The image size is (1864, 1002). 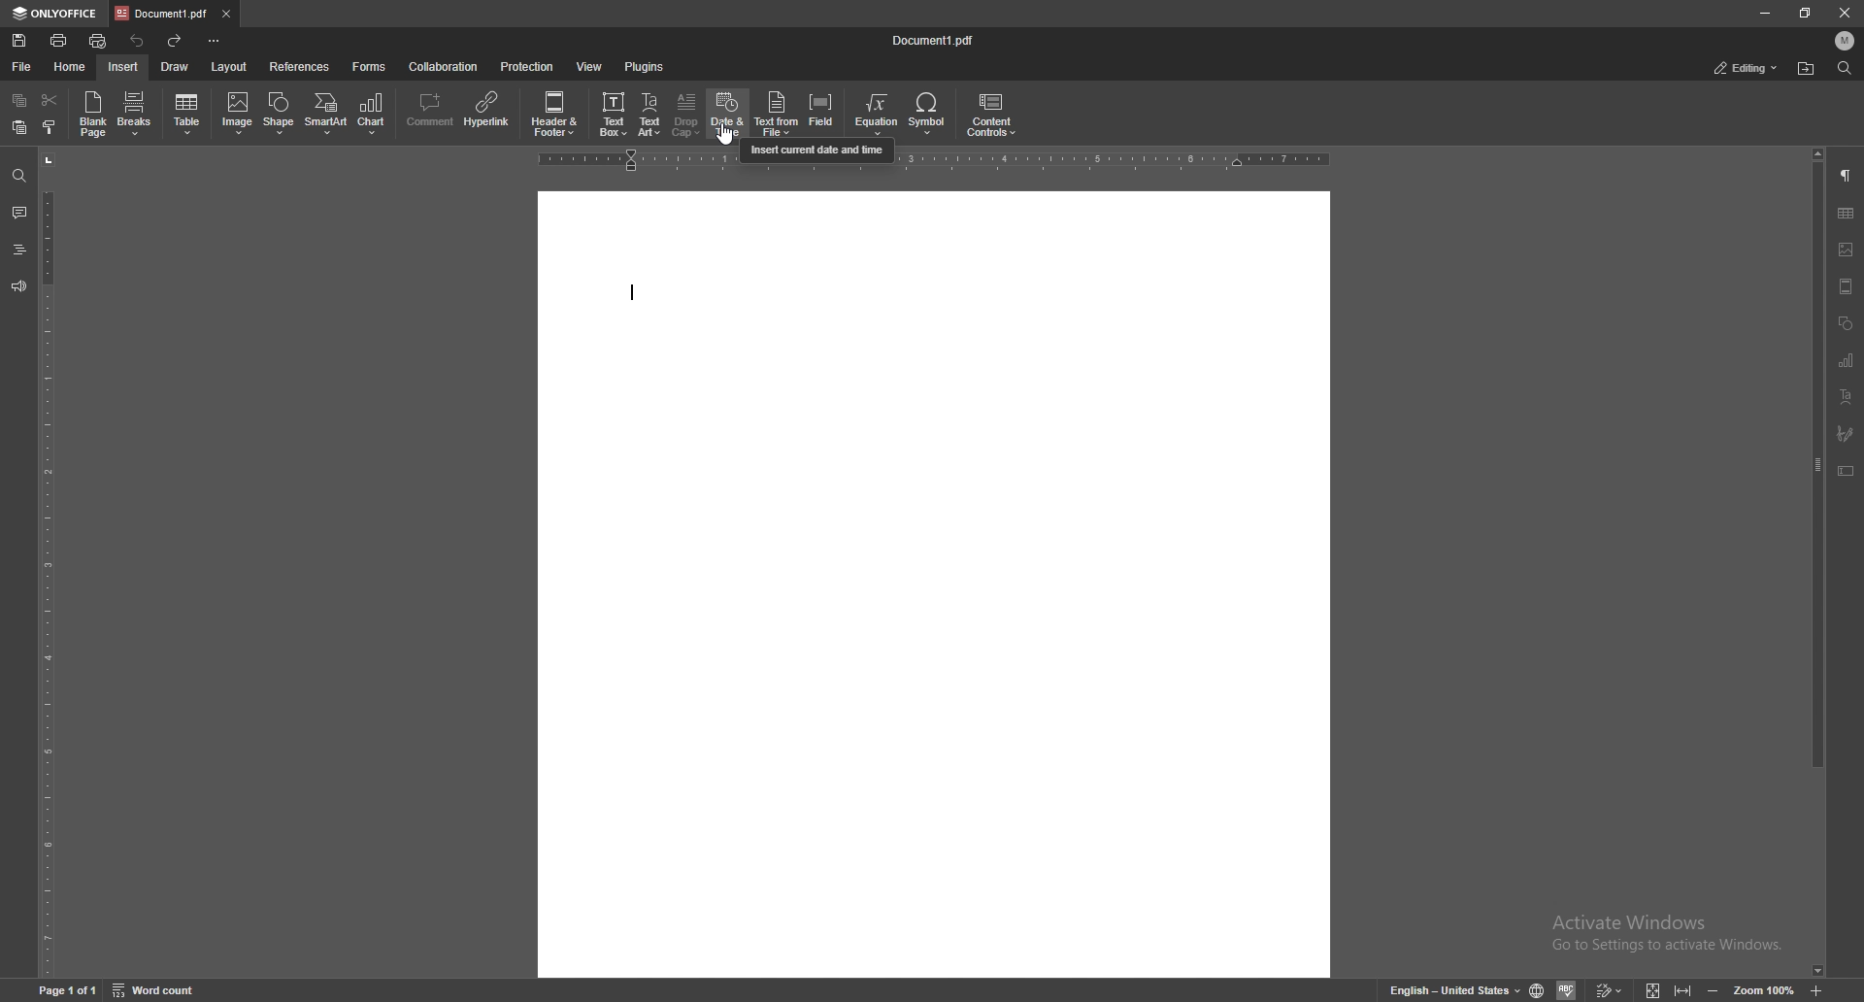 What do you see at coordinates (1608, 988) in the screenshot?
I see `track changes` at bounding box center [1608, 988].